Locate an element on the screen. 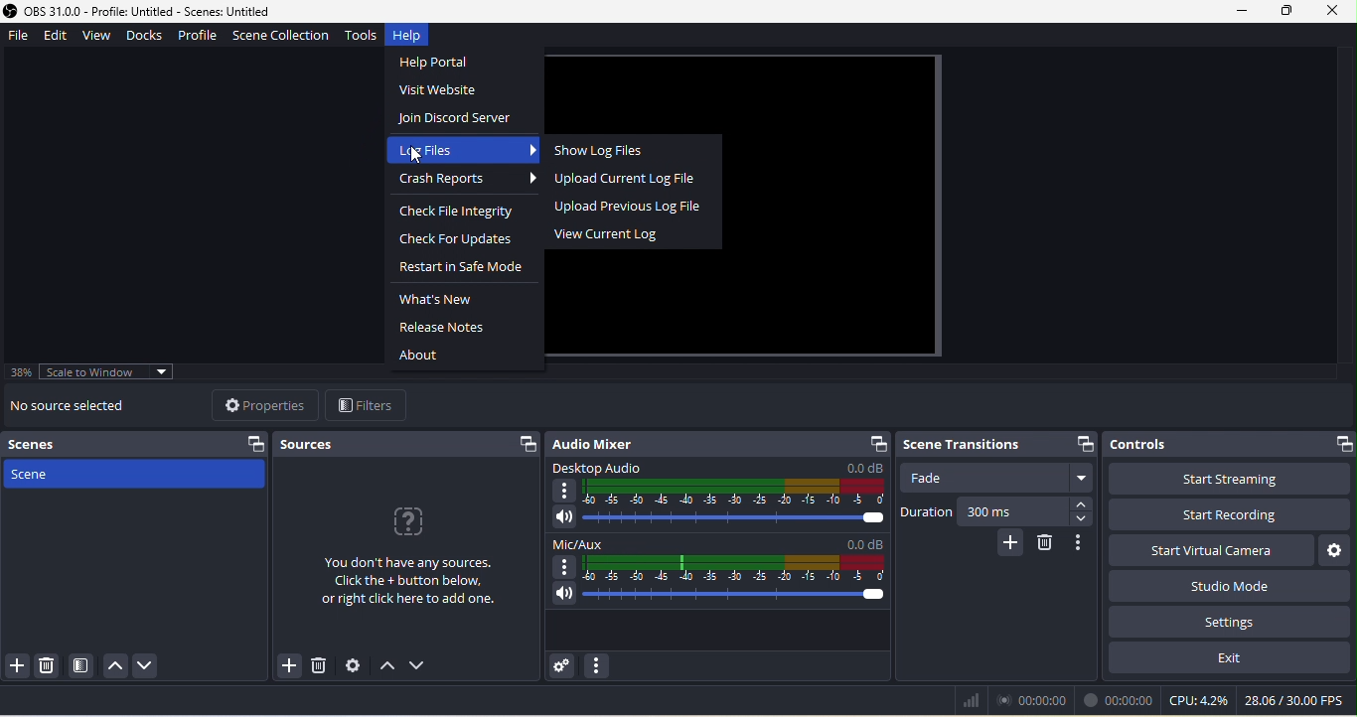 This screenshot has height=717, width=1357. remove selected scene is located at coordinates (51, 665).